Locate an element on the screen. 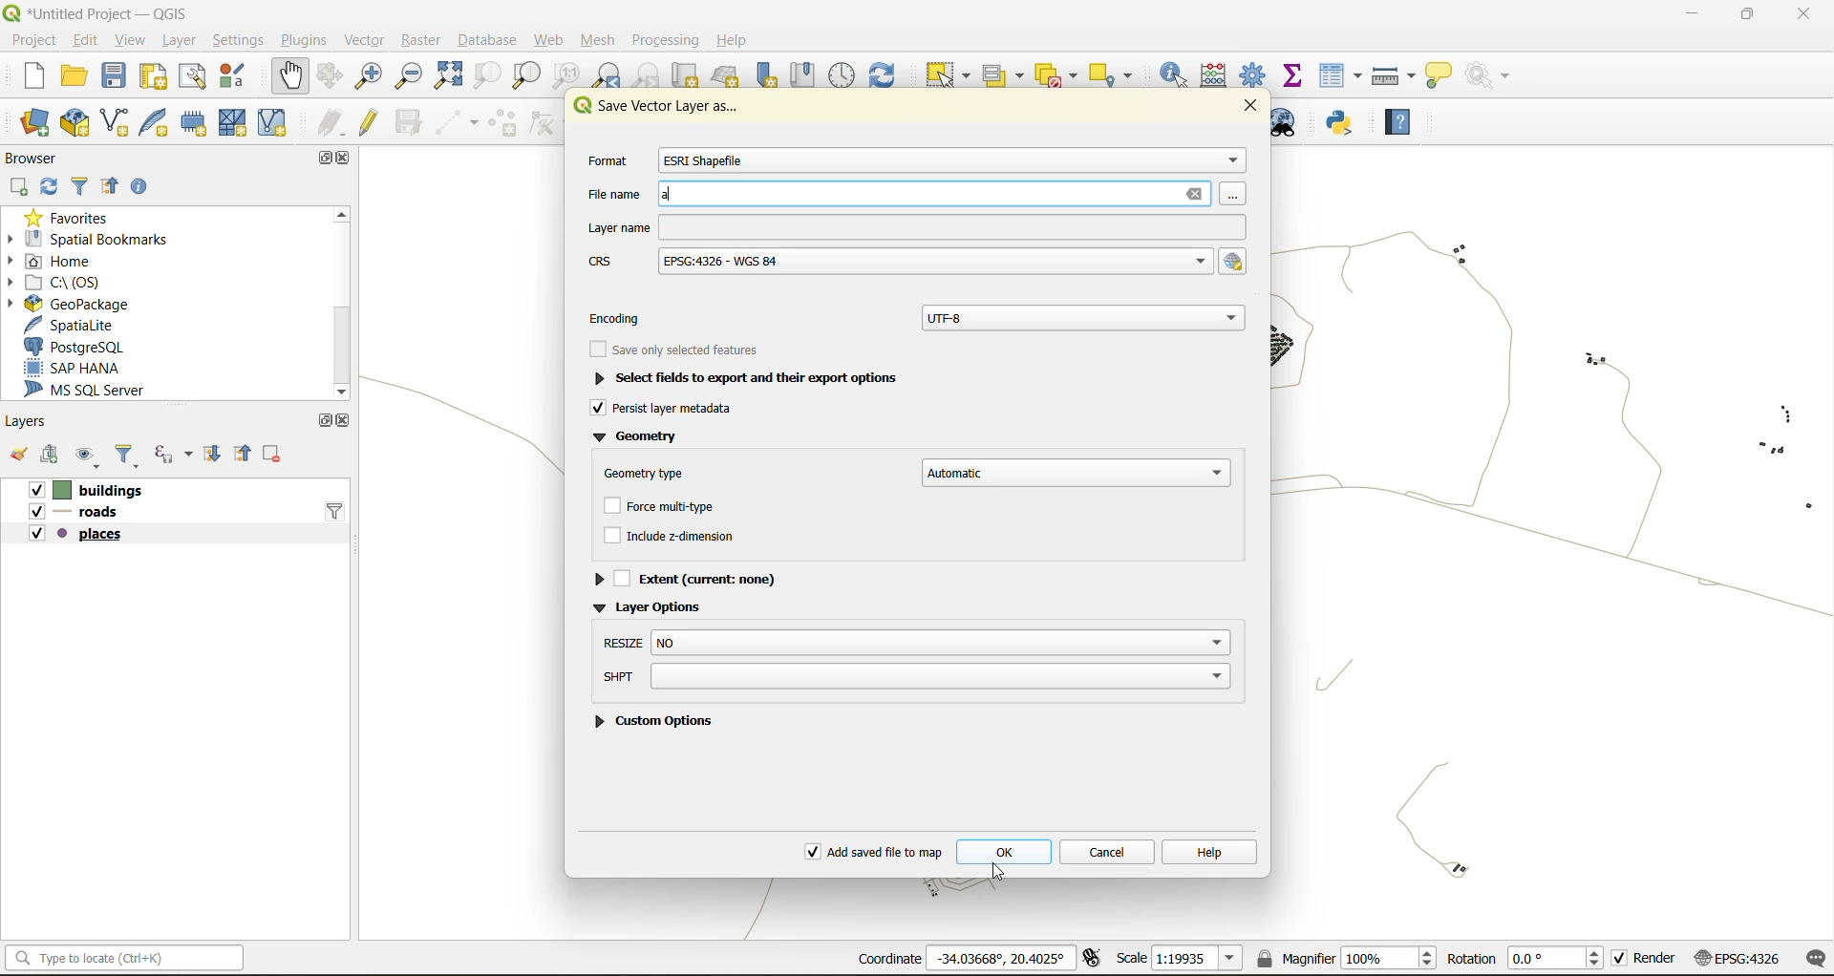  new geopackage layer is located at coordinates (75, 124).